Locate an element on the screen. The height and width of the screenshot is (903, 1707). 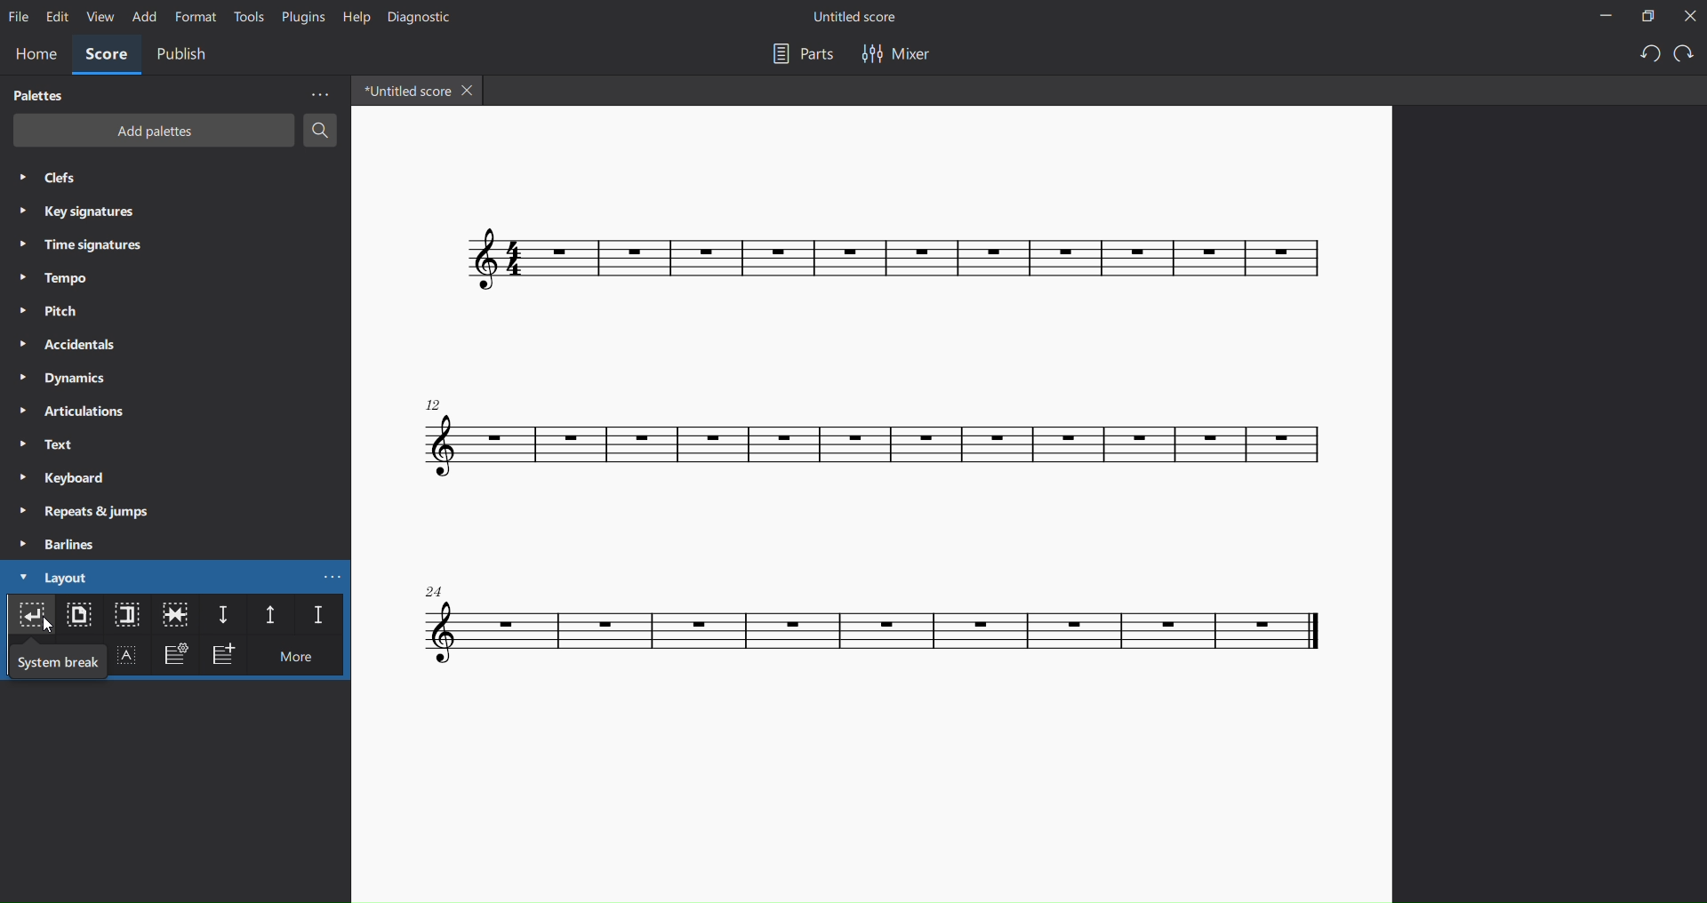
undo is located at coordinates (1643, 55).